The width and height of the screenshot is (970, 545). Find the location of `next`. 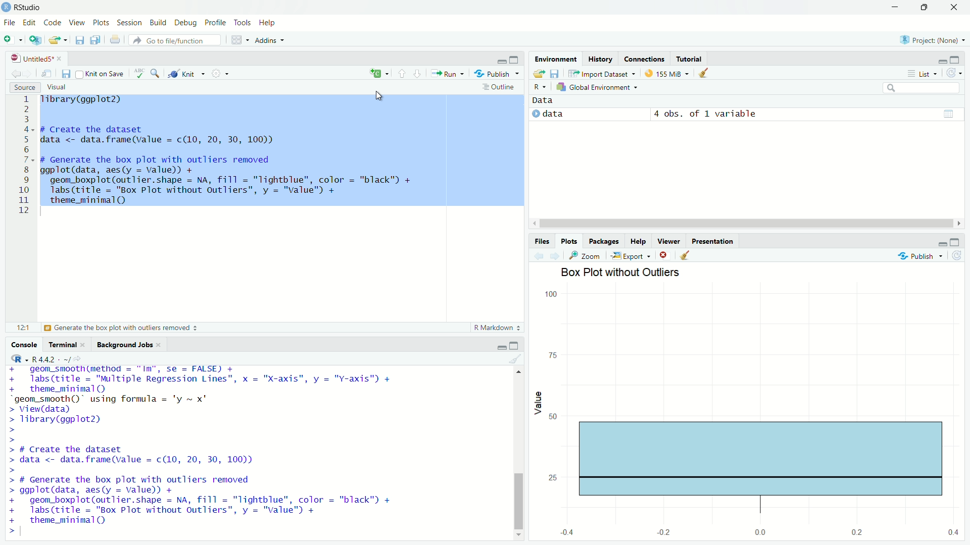

next is located at coordinates (558, 255).